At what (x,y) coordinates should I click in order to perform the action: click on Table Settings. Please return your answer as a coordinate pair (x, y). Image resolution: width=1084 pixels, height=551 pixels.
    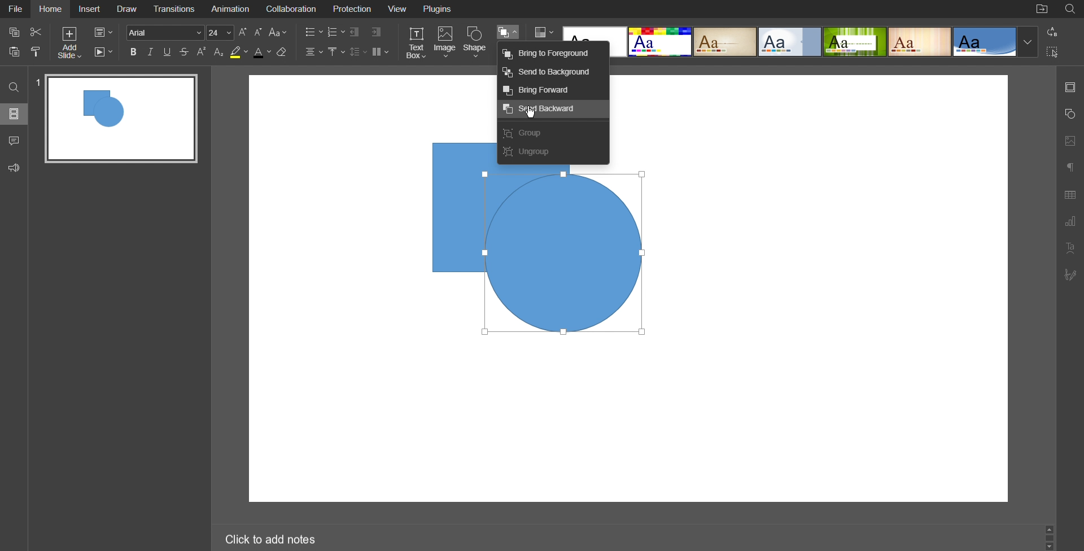
    Looking at the image, I should click on (1069, 195).